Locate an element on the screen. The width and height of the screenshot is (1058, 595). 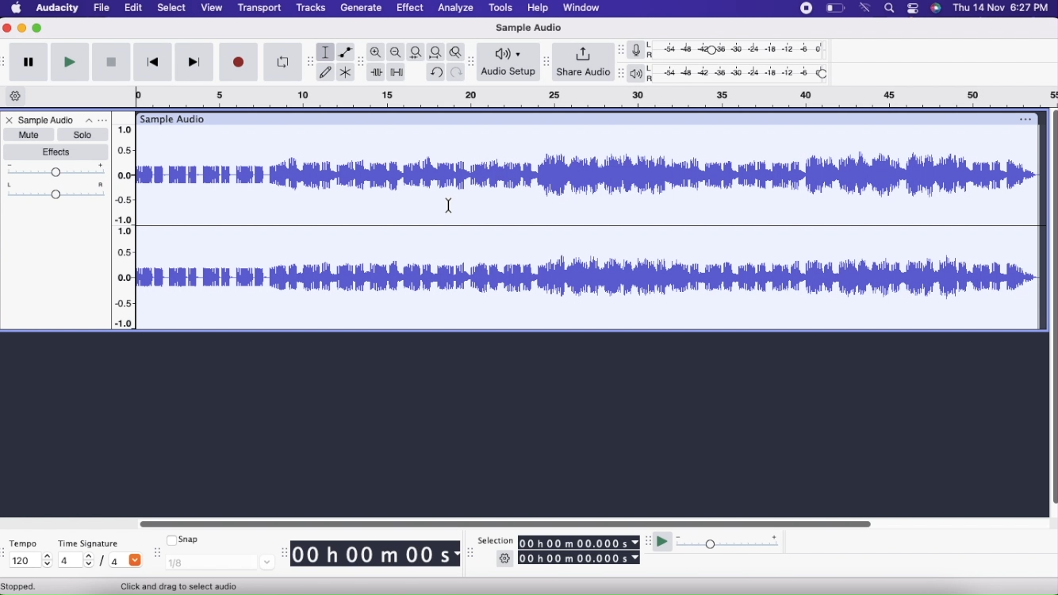
Home is located at coordinates (16, 9).